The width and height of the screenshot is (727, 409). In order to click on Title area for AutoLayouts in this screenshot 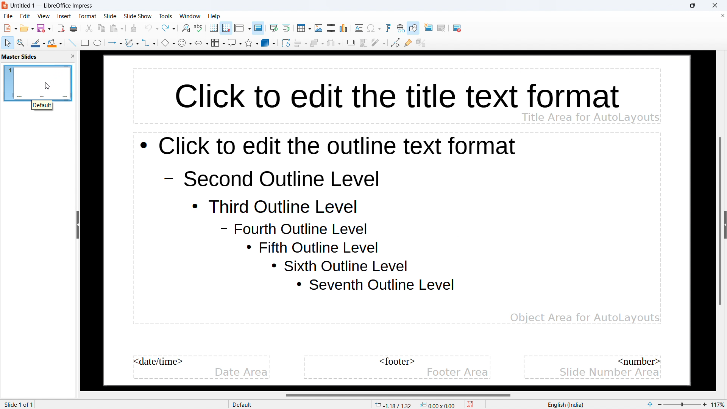, I will do `click(590, 117)`.